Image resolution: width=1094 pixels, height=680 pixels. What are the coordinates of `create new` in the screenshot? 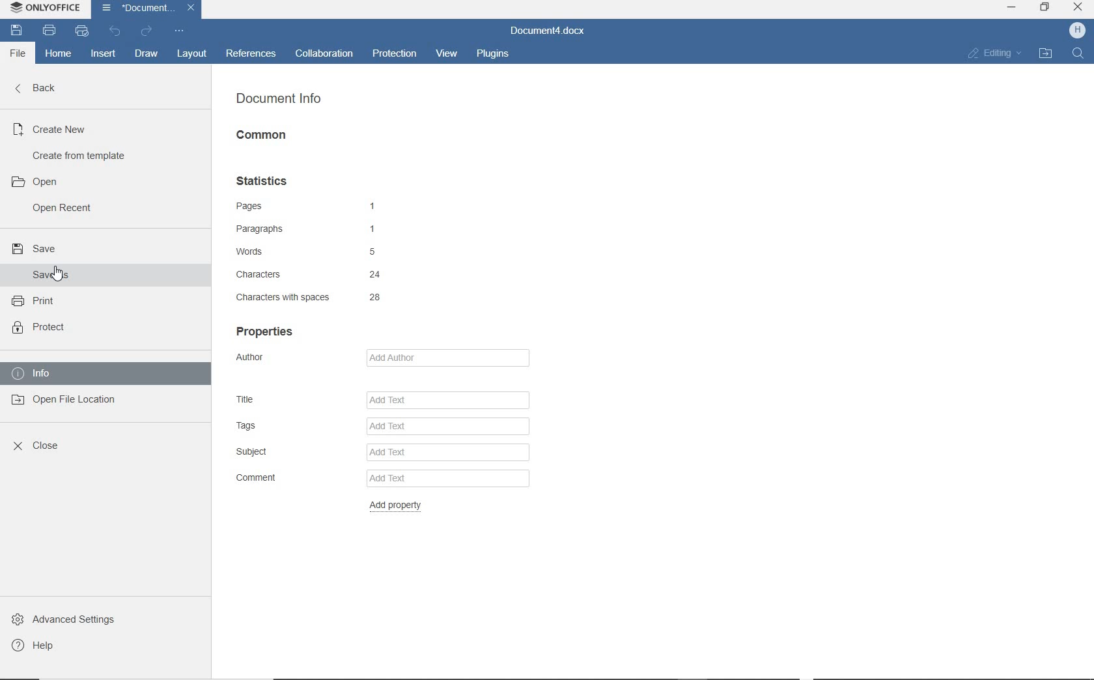 It's located at (53, 128).